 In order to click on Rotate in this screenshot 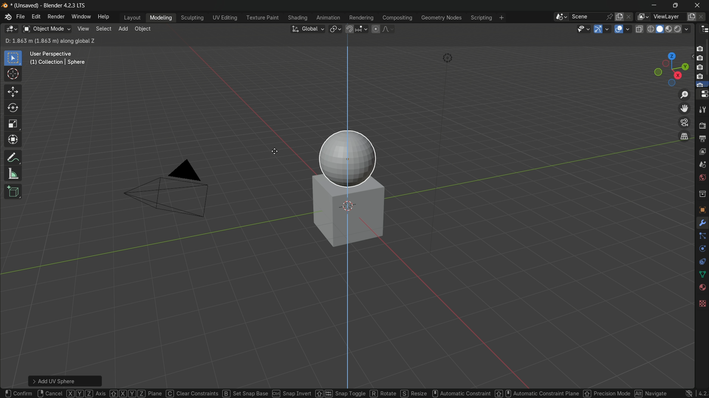, I will do `click(325, 393)`.